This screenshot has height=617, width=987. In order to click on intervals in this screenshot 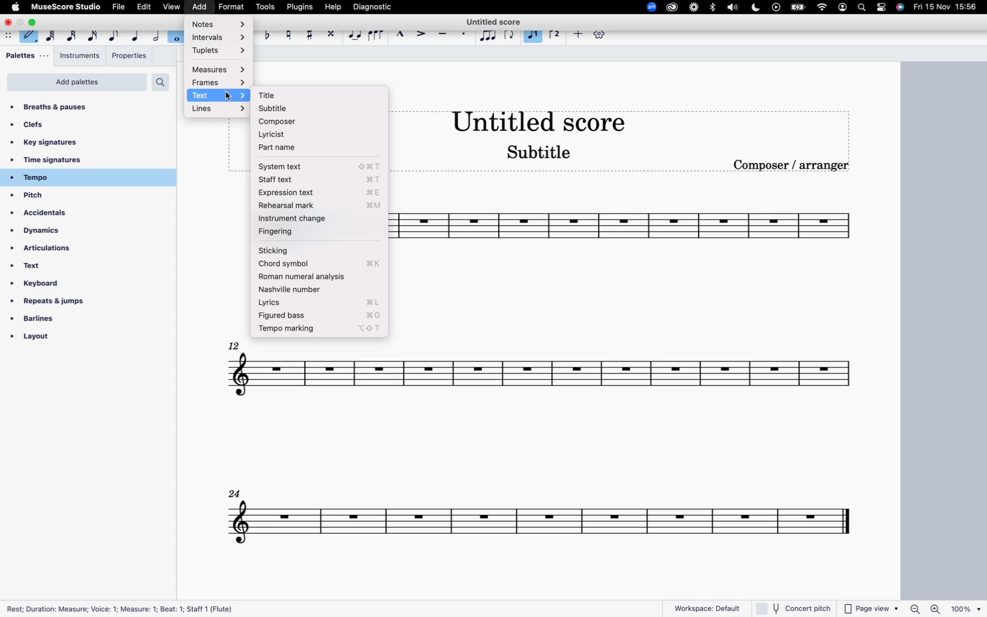, I will do `click(220, 38)`.